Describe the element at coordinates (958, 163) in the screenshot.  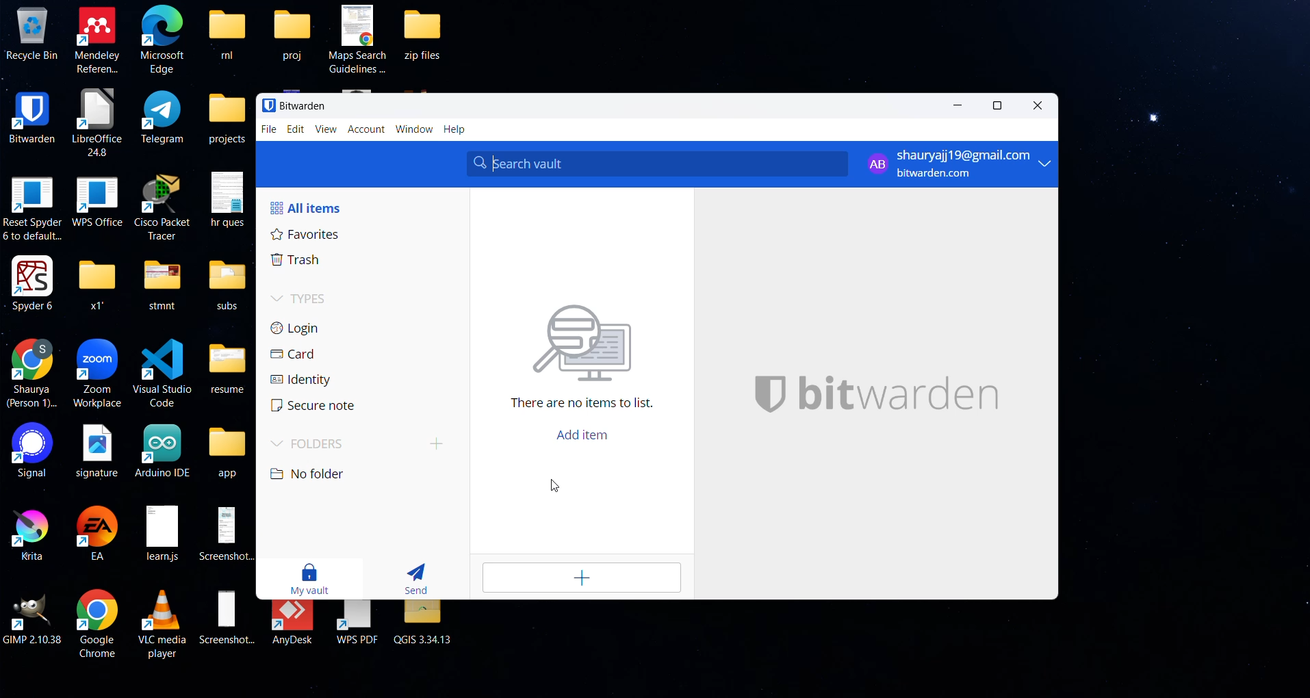
I see `shauryajj19@gmail.com bitwarden.com` at that location.